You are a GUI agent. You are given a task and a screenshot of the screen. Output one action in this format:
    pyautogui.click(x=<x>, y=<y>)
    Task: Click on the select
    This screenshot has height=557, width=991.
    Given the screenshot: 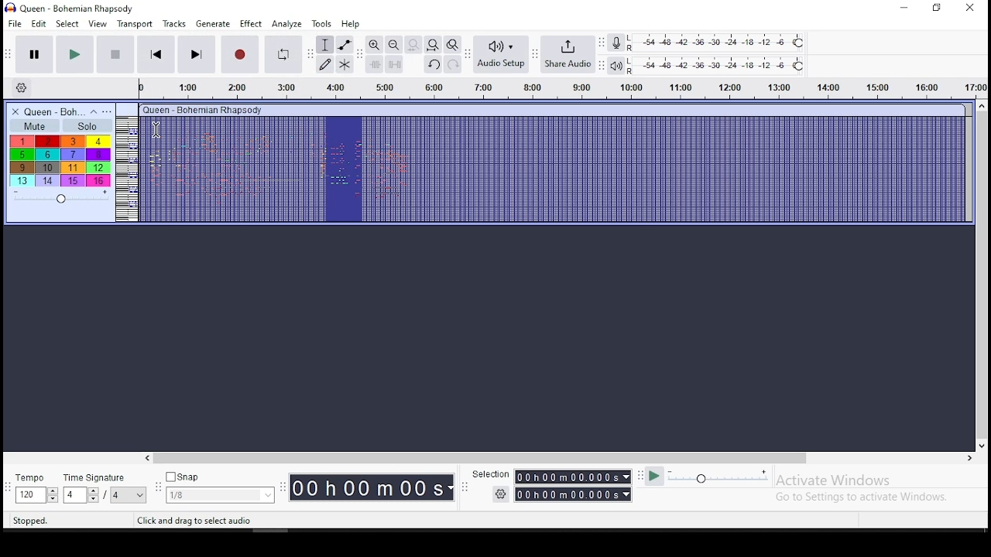 What is the action you would take?
    pyautogui.click(x=67, y=25)
    